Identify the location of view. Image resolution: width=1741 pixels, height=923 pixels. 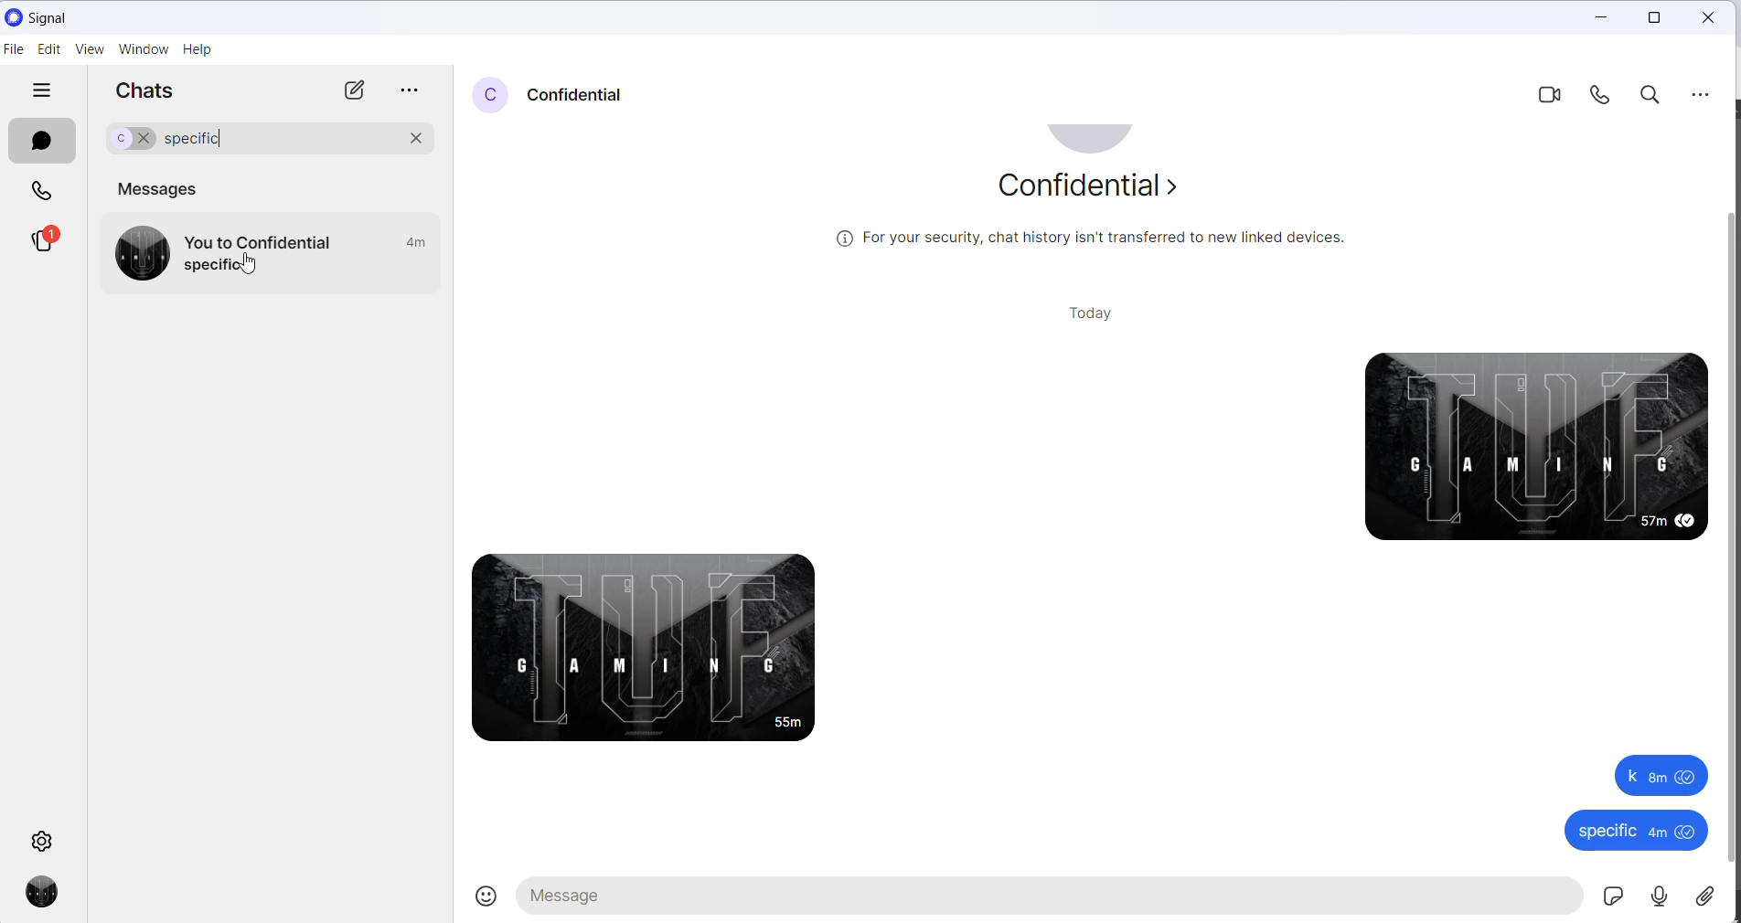
(94, 51).